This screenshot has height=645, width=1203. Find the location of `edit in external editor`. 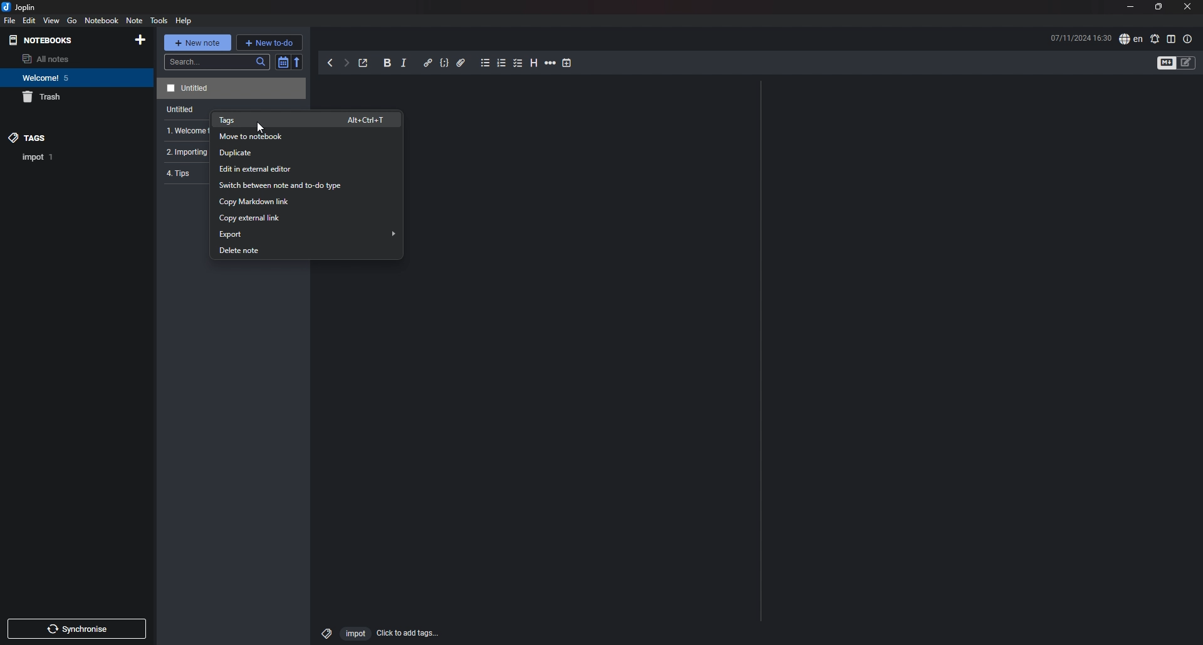

edit in external editor is located at coordinates (305, 168).